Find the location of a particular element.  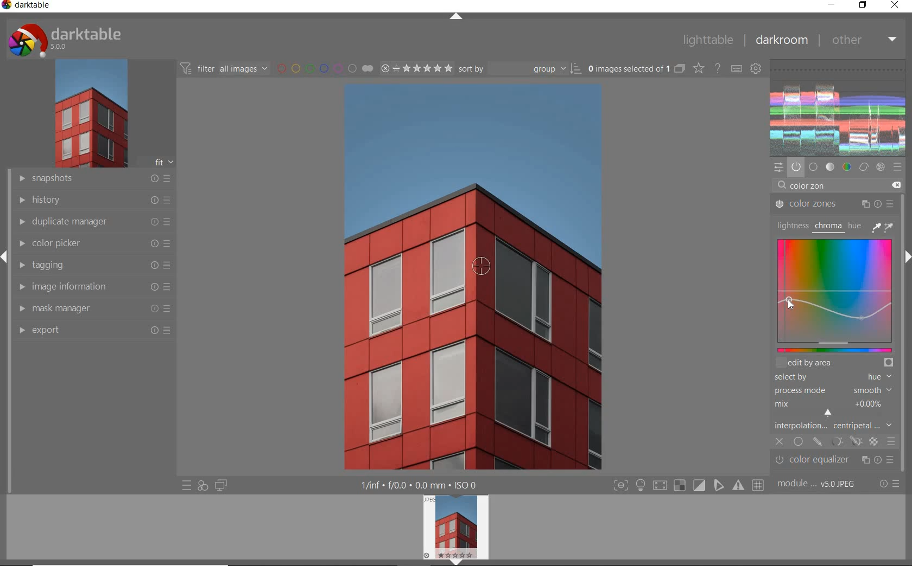

correct is located at coordinates (864, 168).